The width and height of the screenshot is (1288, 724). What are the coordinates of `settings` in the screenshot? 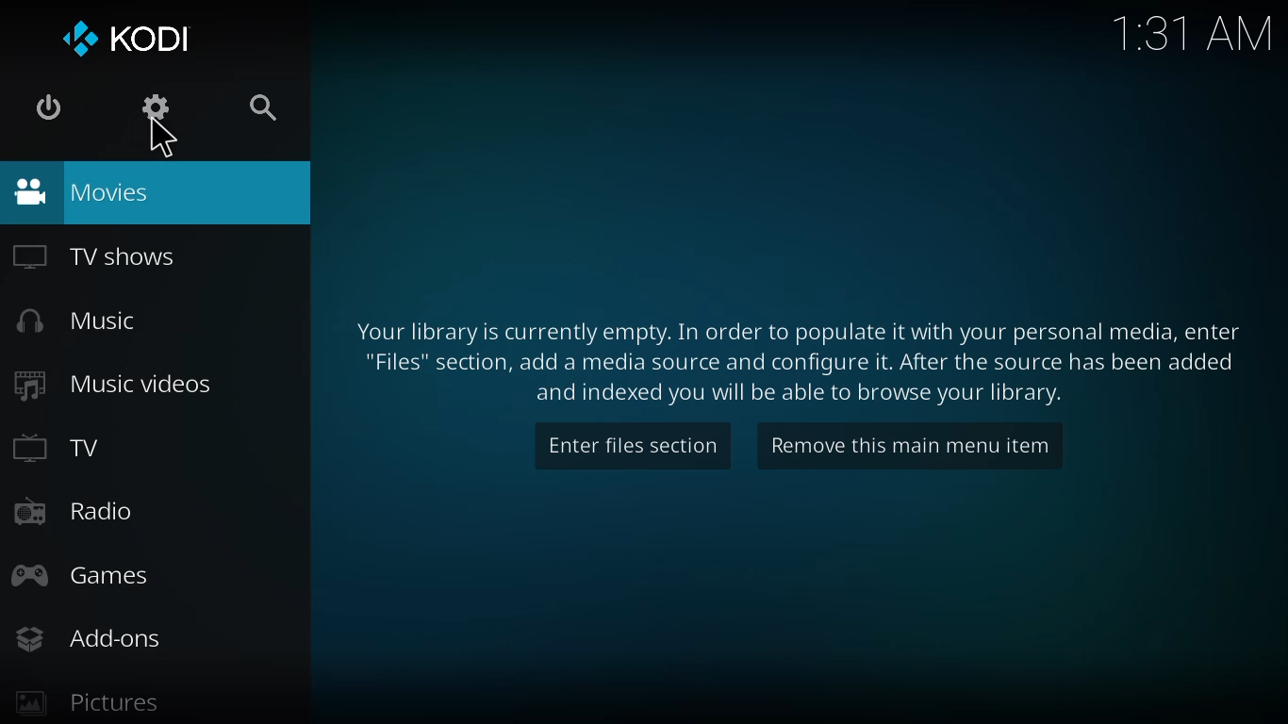 It's located at (158, 107).